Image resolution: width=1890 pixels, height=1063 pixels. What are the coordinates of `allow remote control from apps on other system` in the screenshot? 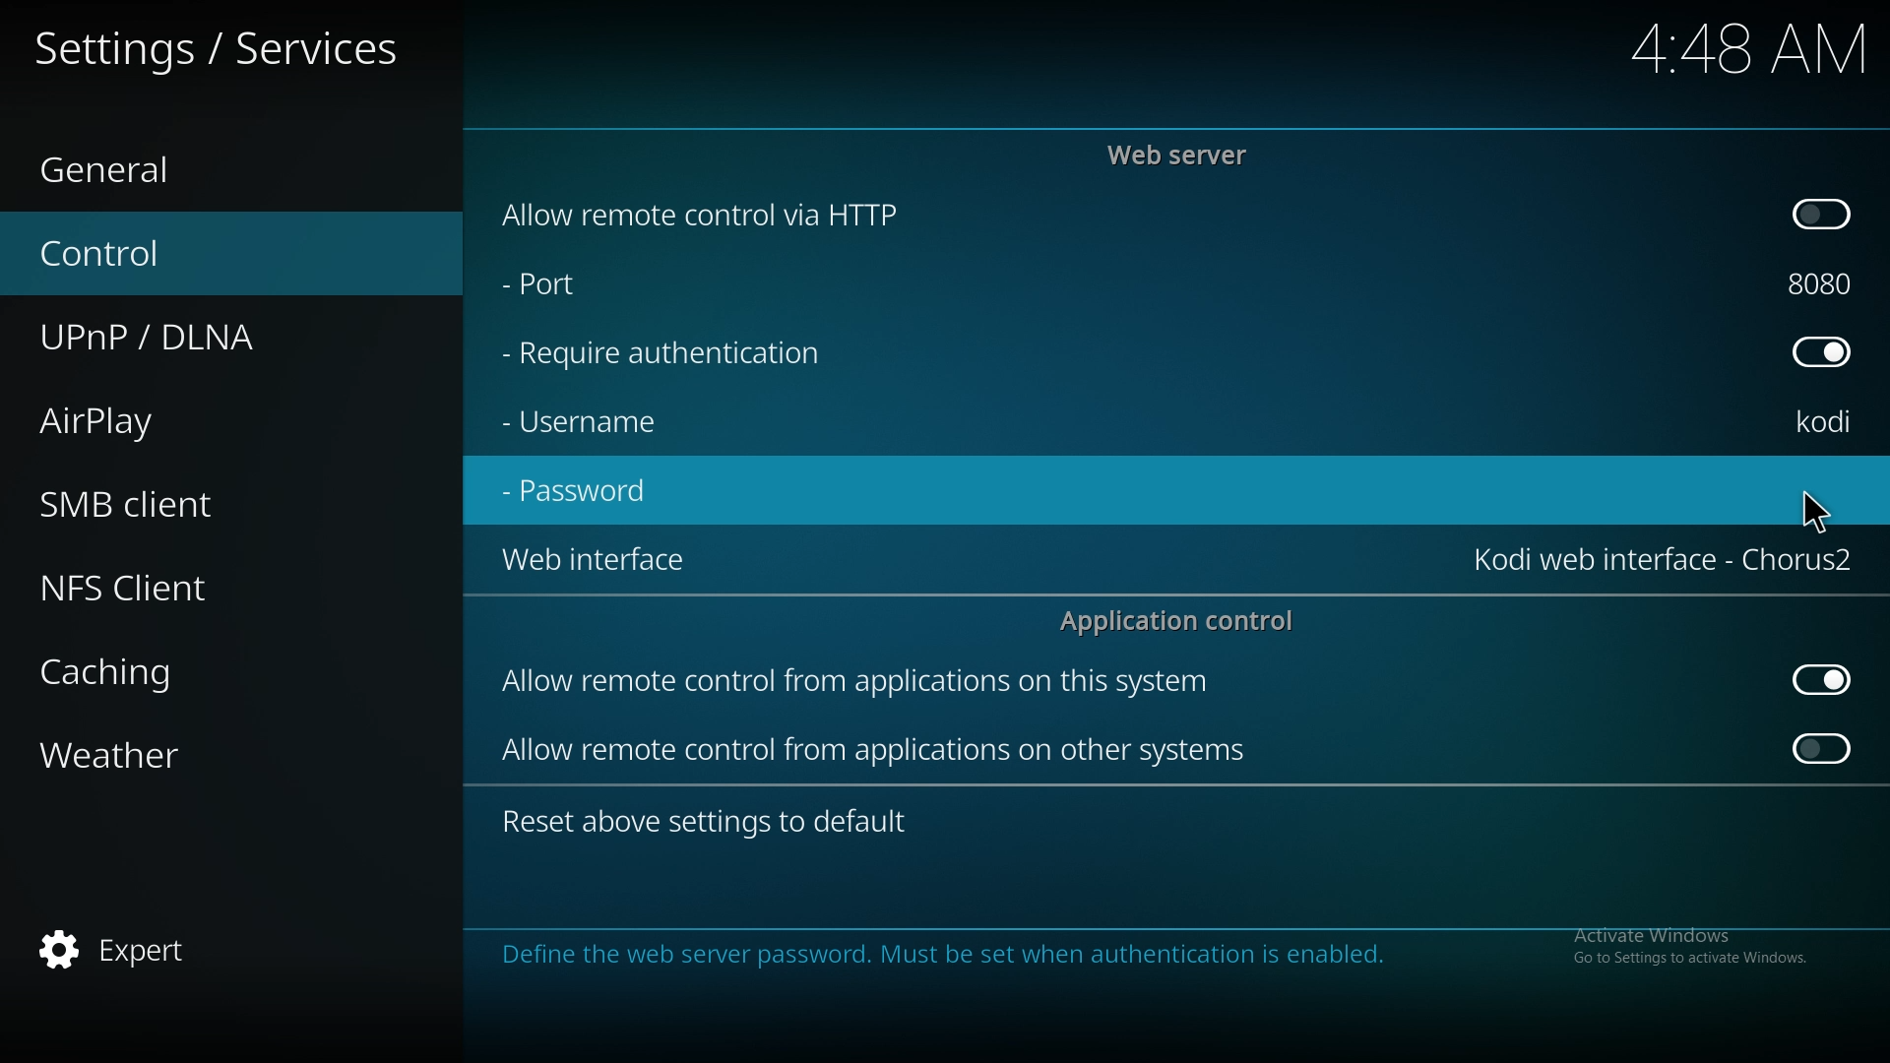 It's located at (884, 753).